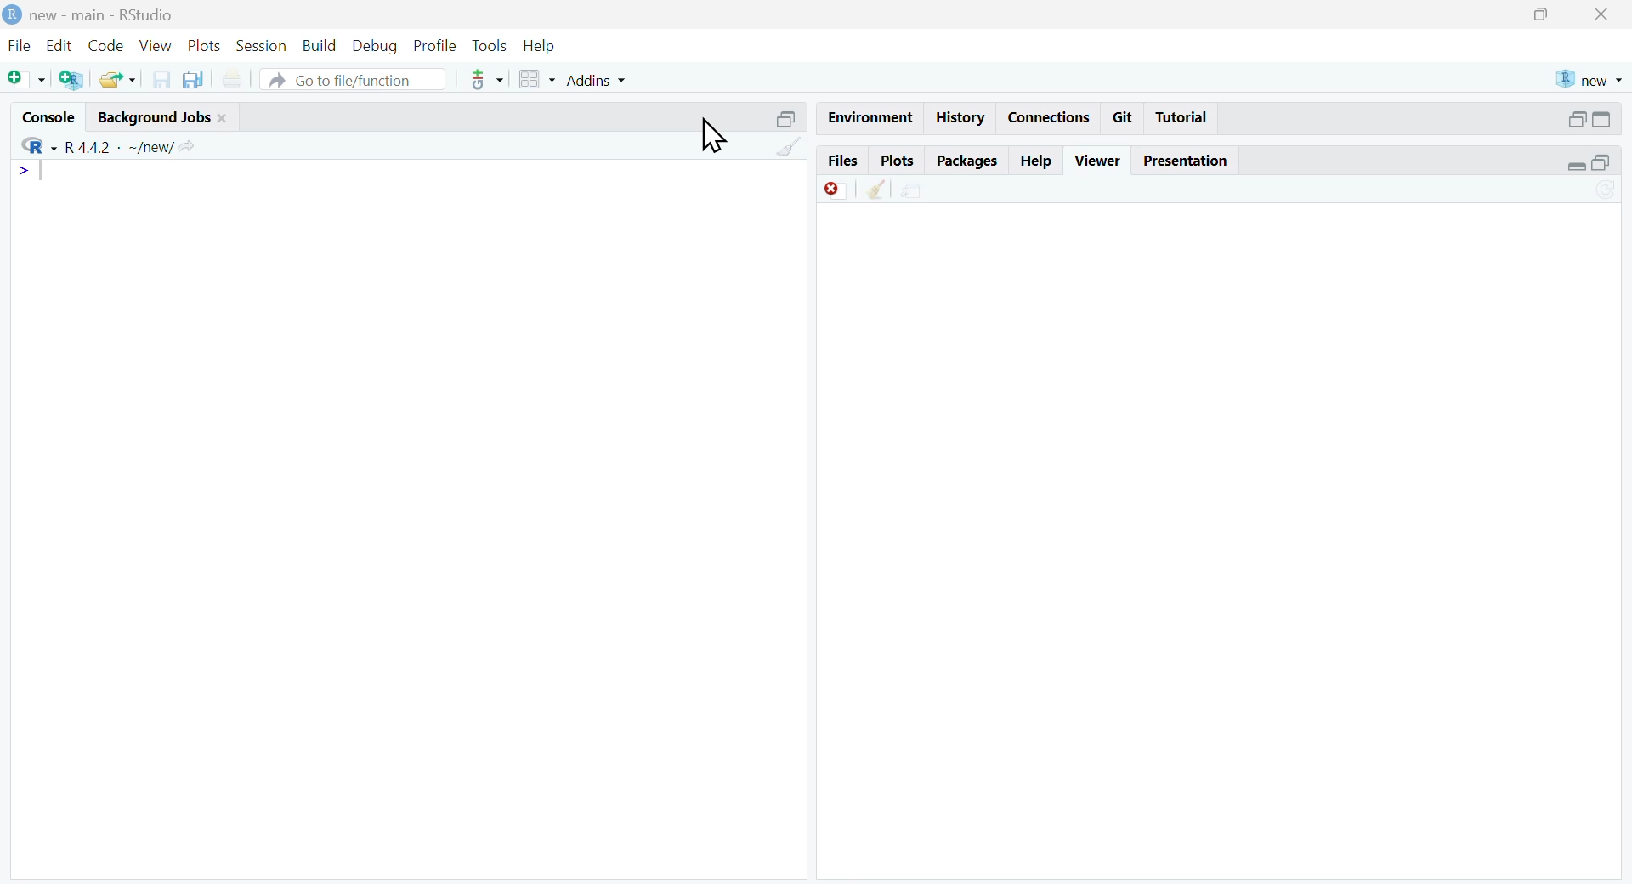 The image size is (1632, 884). I want to click on viewer, so click(1100, 161).